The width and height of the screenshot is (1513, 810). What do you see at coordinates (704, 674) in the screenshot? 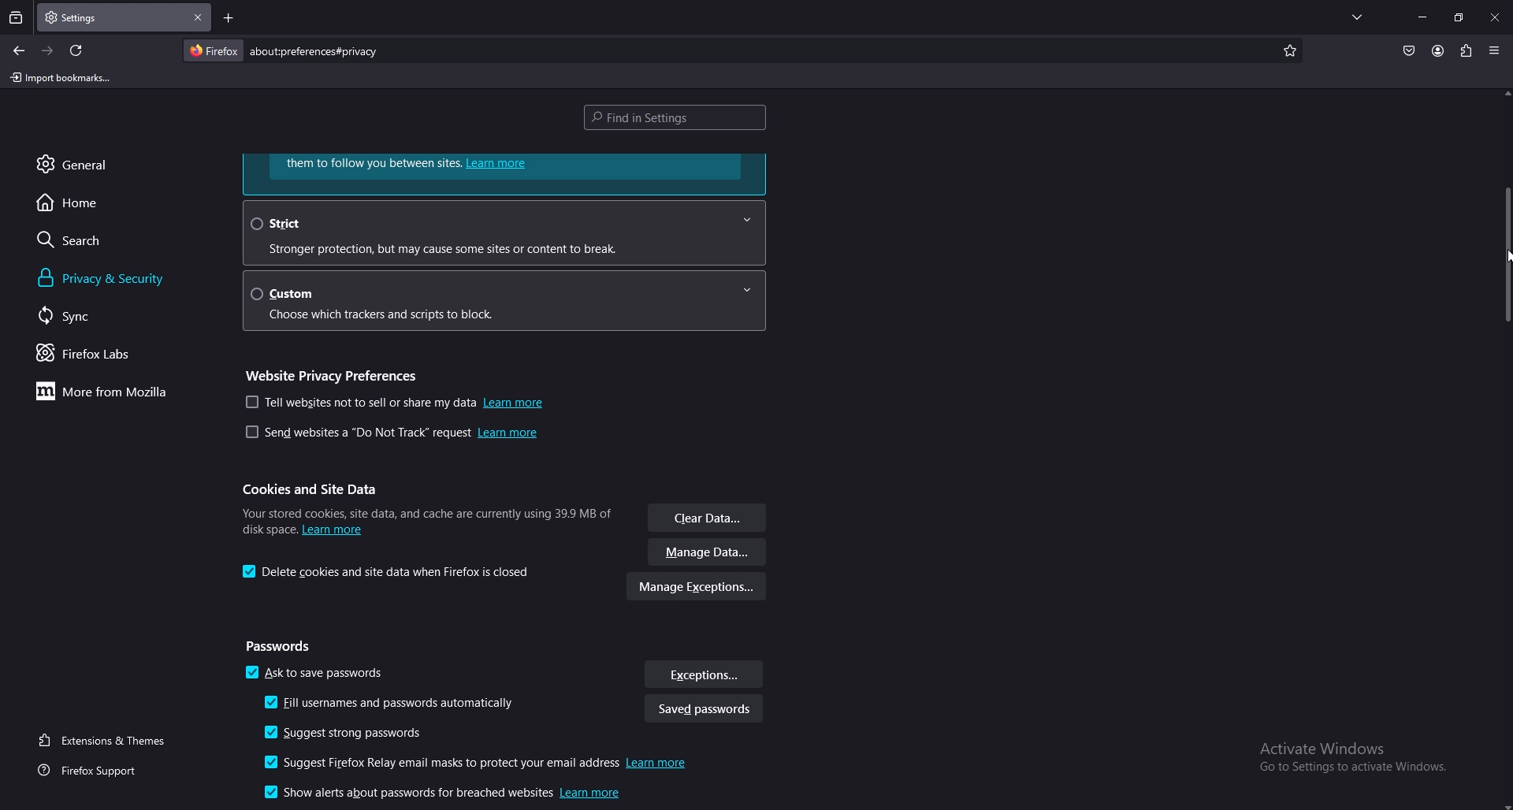
I see `exceptions` at bounding box center [704, 674].